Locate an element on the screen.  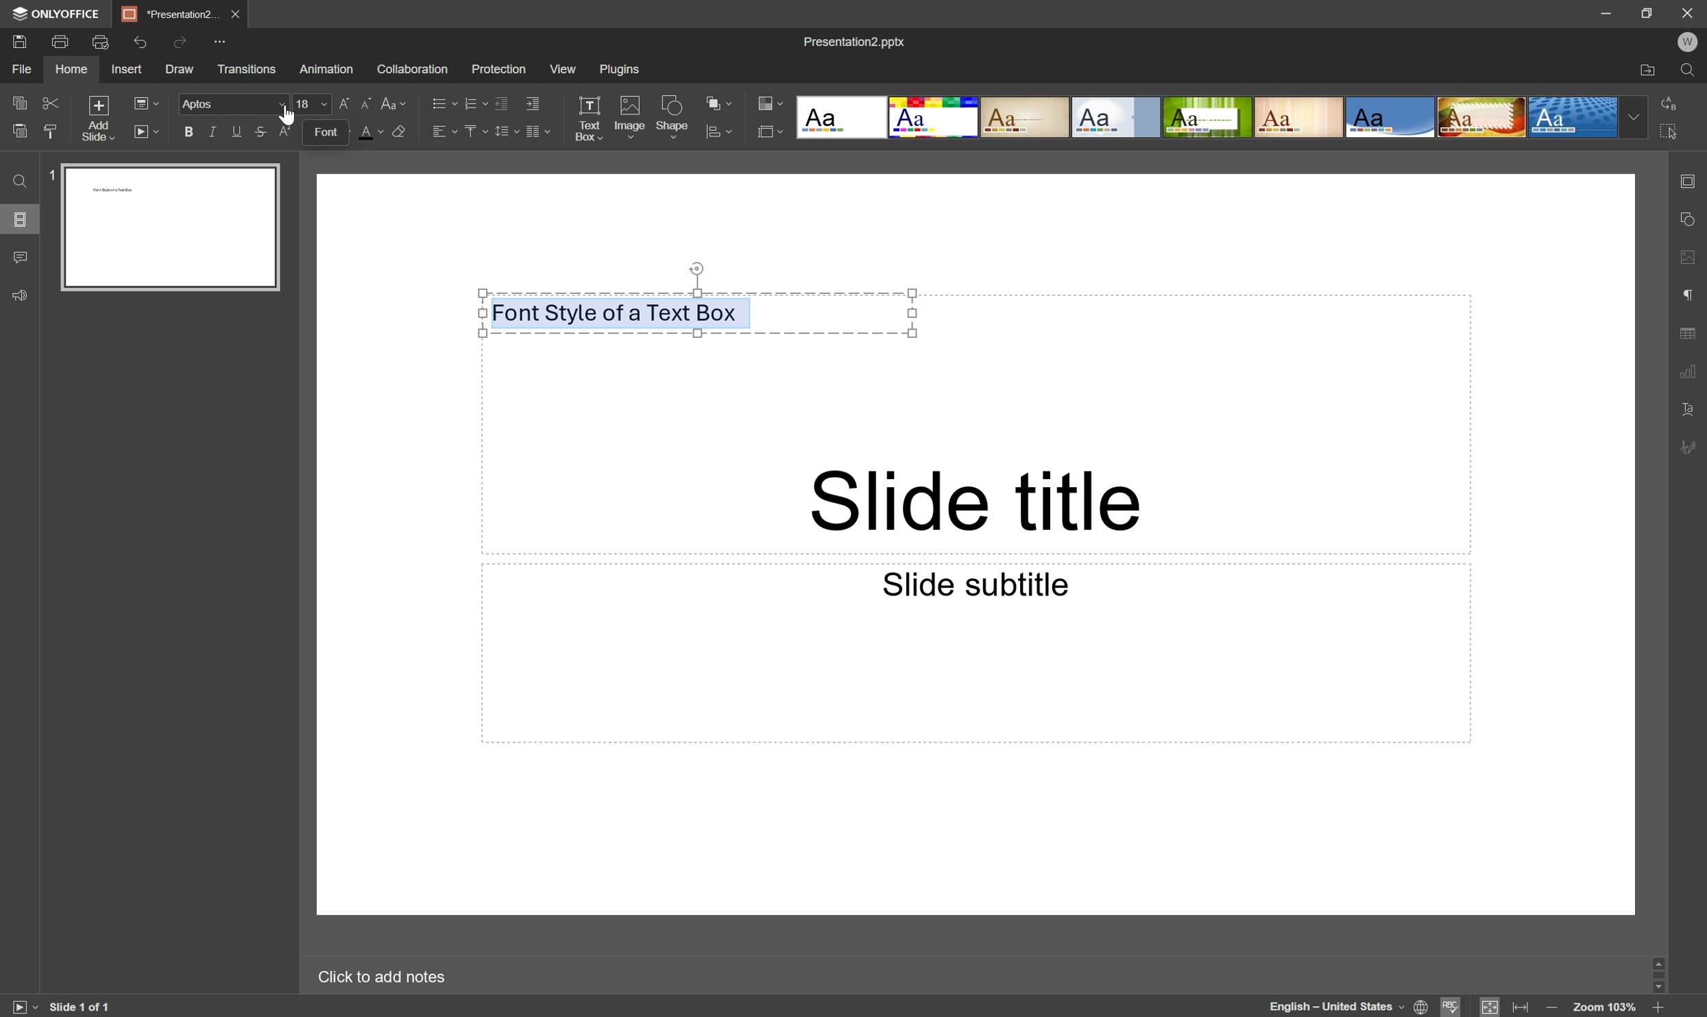
Restore Down is located at coordinates (1651, 10).